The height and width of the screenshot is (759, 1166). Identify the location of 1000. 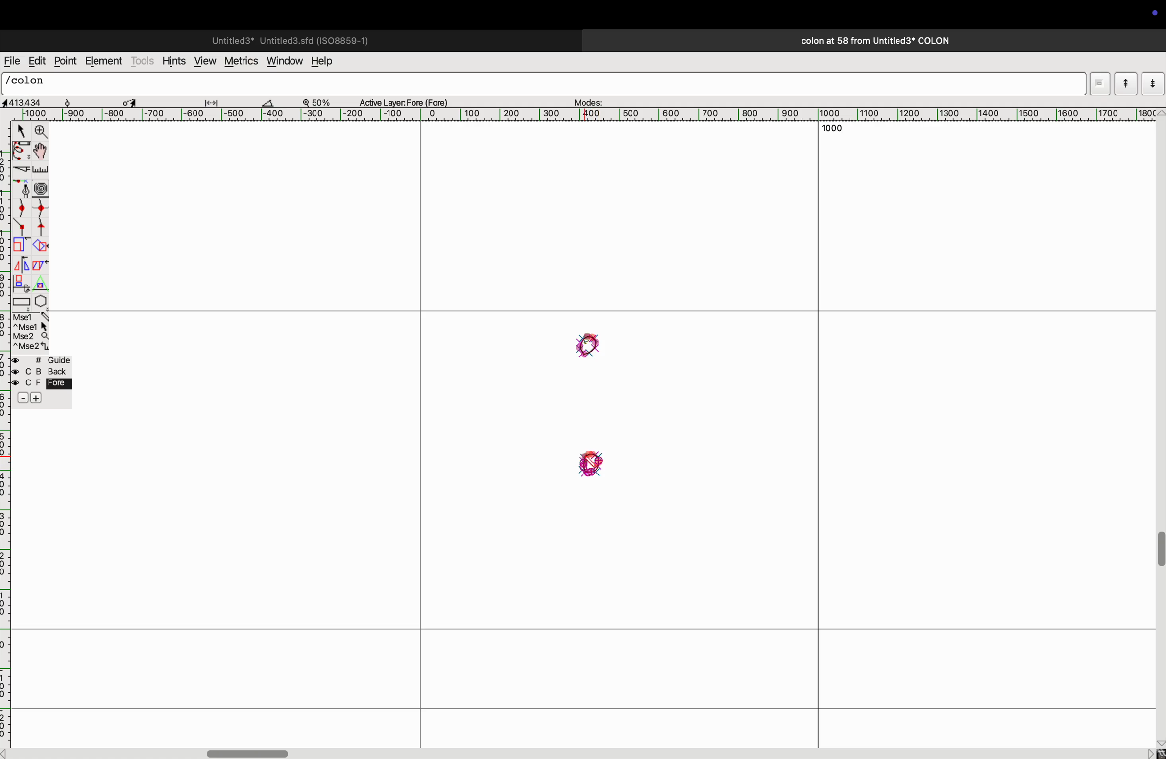
(835, 127).